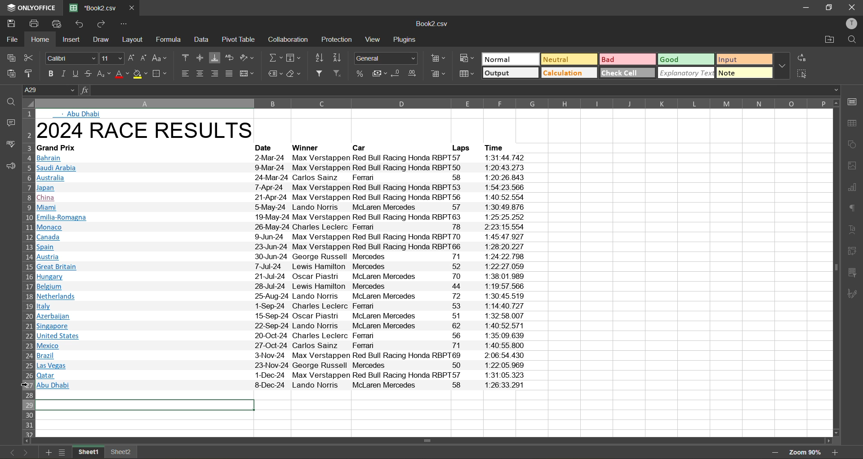 Image resolution: width=863 pixels, height=459 pixels. I want to click on named ranges, so click(275, 73).